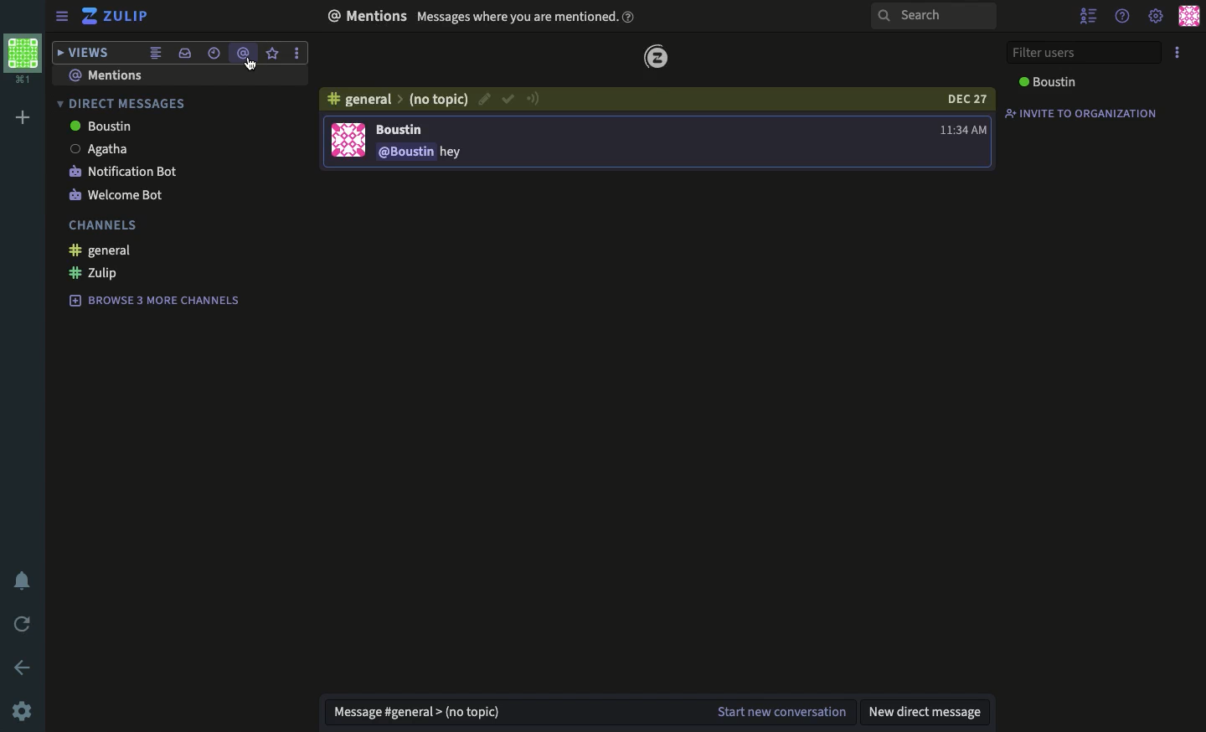  What do you see at coordinates (95, 274) in the screenshot?
I see `zulip` at bounding box center [95, 274].